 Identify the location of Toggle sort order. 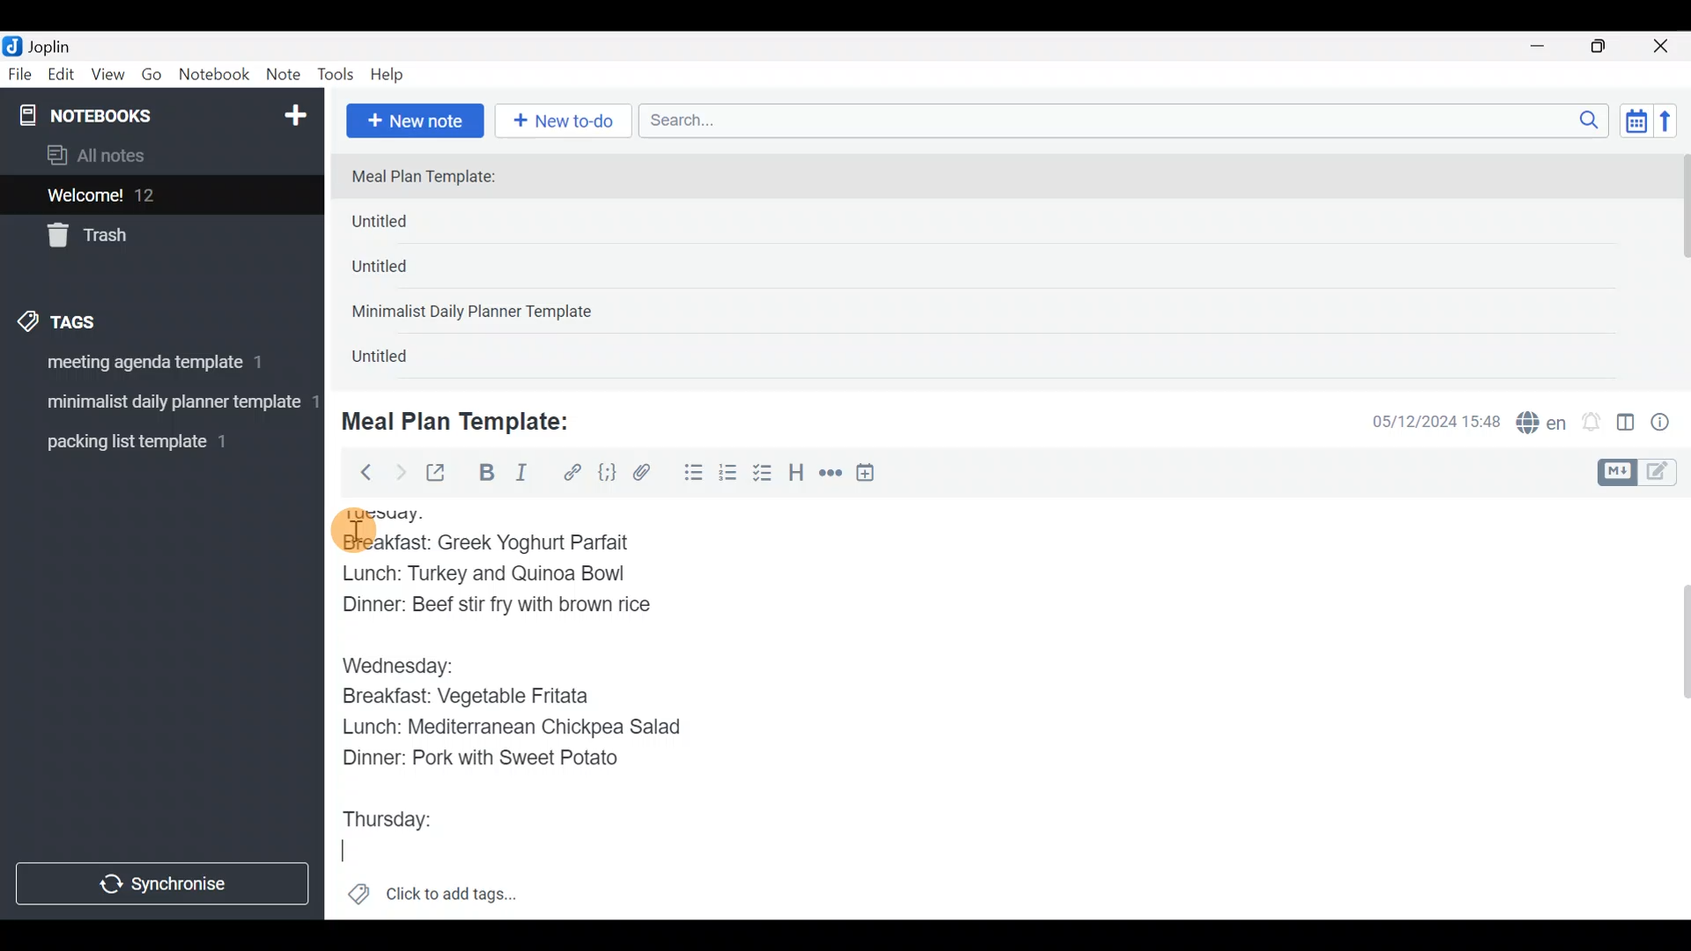
(1636, 122).